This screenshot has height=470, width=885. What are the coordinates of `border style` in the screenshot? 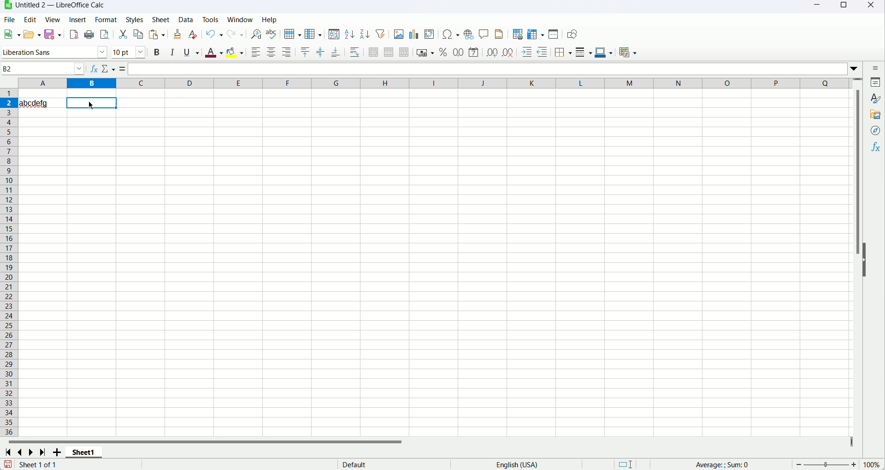 It's located at (584, 53).